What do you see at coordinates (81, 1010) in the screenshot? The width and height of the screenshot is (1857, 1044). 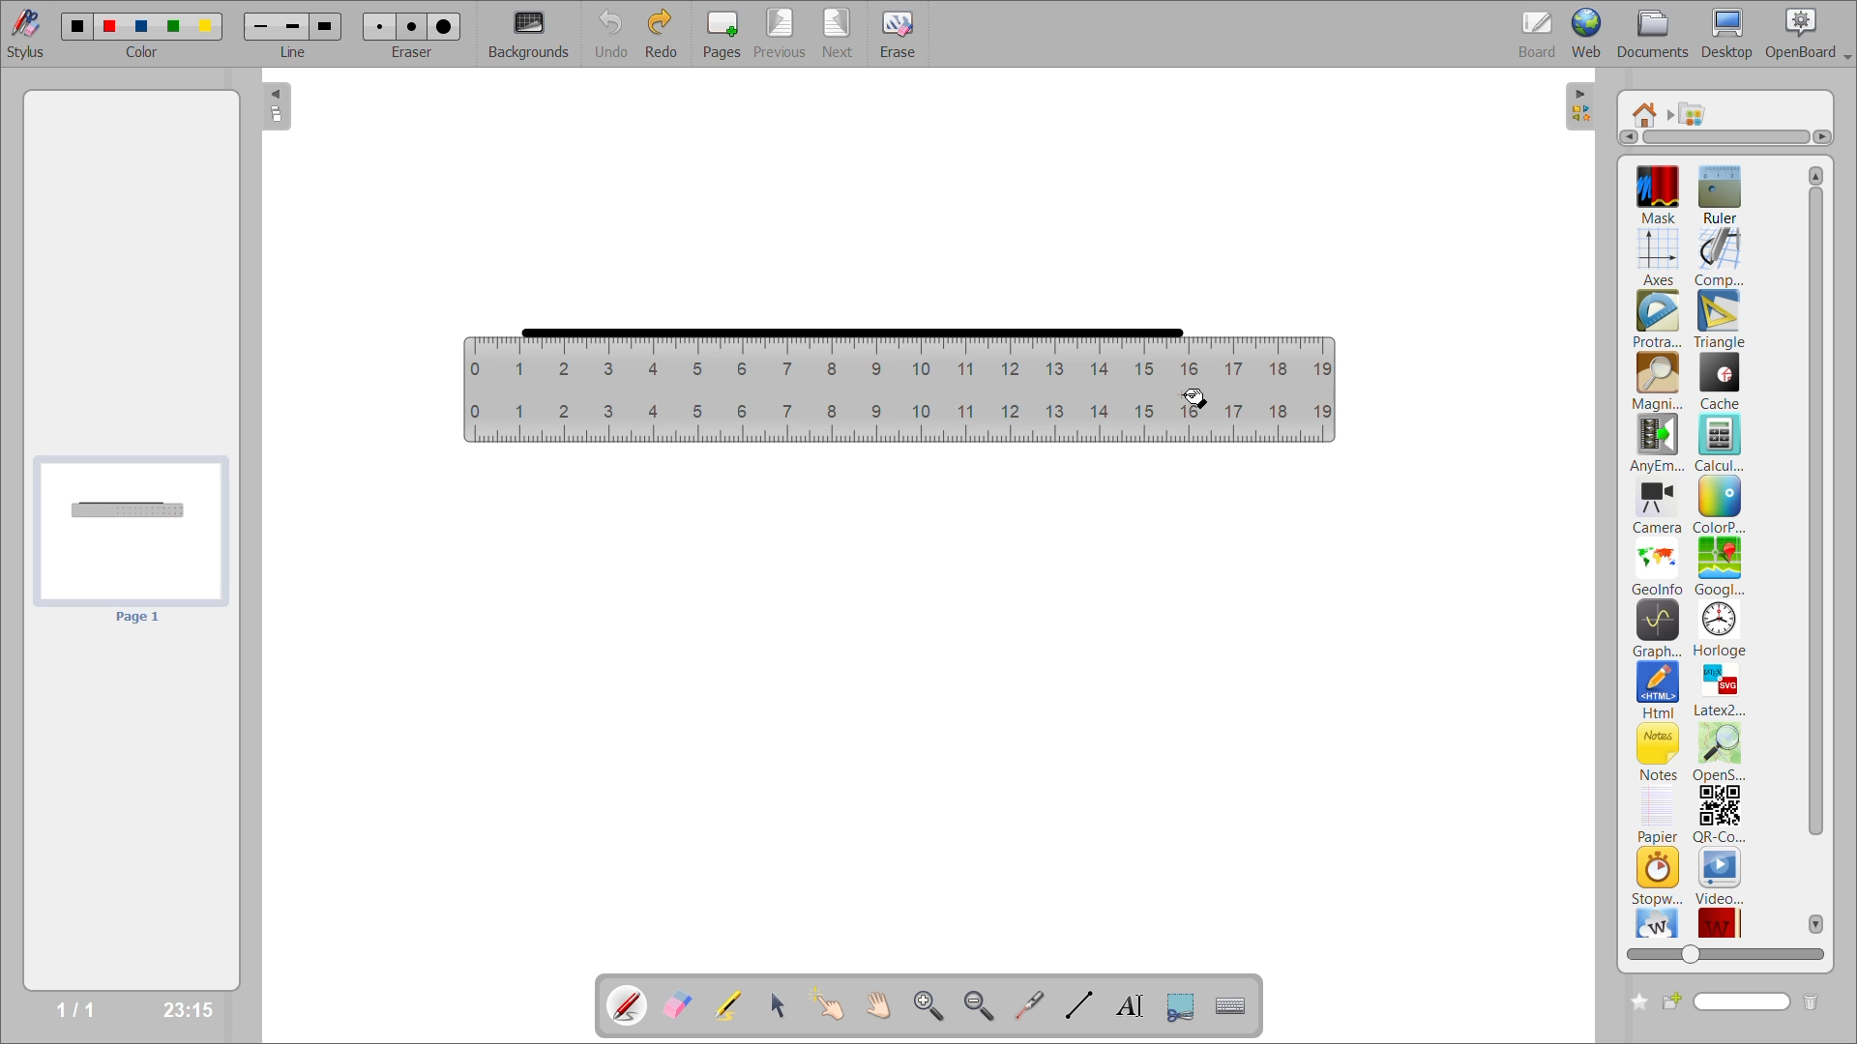 I see `1/1` at bounding box center [81, 1010].